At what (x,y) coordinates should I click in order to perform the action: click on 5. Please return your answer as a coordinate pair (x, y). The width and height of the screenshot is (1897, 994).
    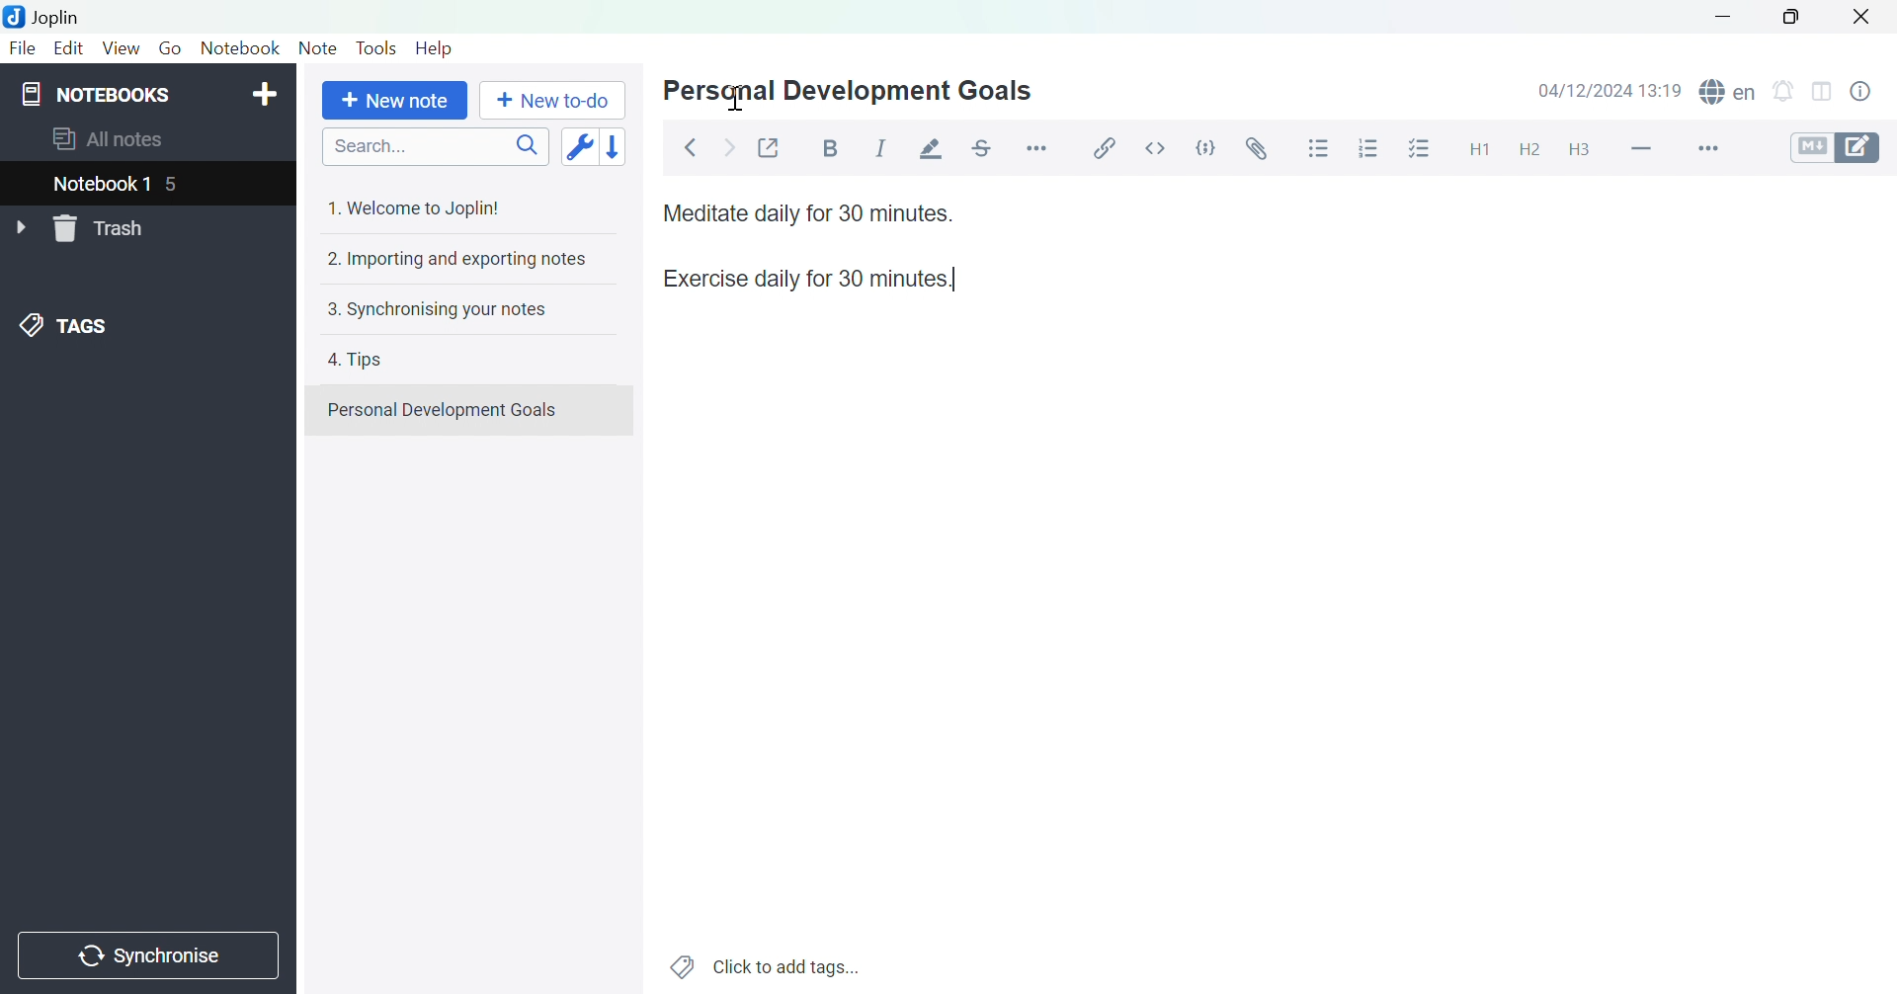
    Looking at the image, I should click on (181, 184).